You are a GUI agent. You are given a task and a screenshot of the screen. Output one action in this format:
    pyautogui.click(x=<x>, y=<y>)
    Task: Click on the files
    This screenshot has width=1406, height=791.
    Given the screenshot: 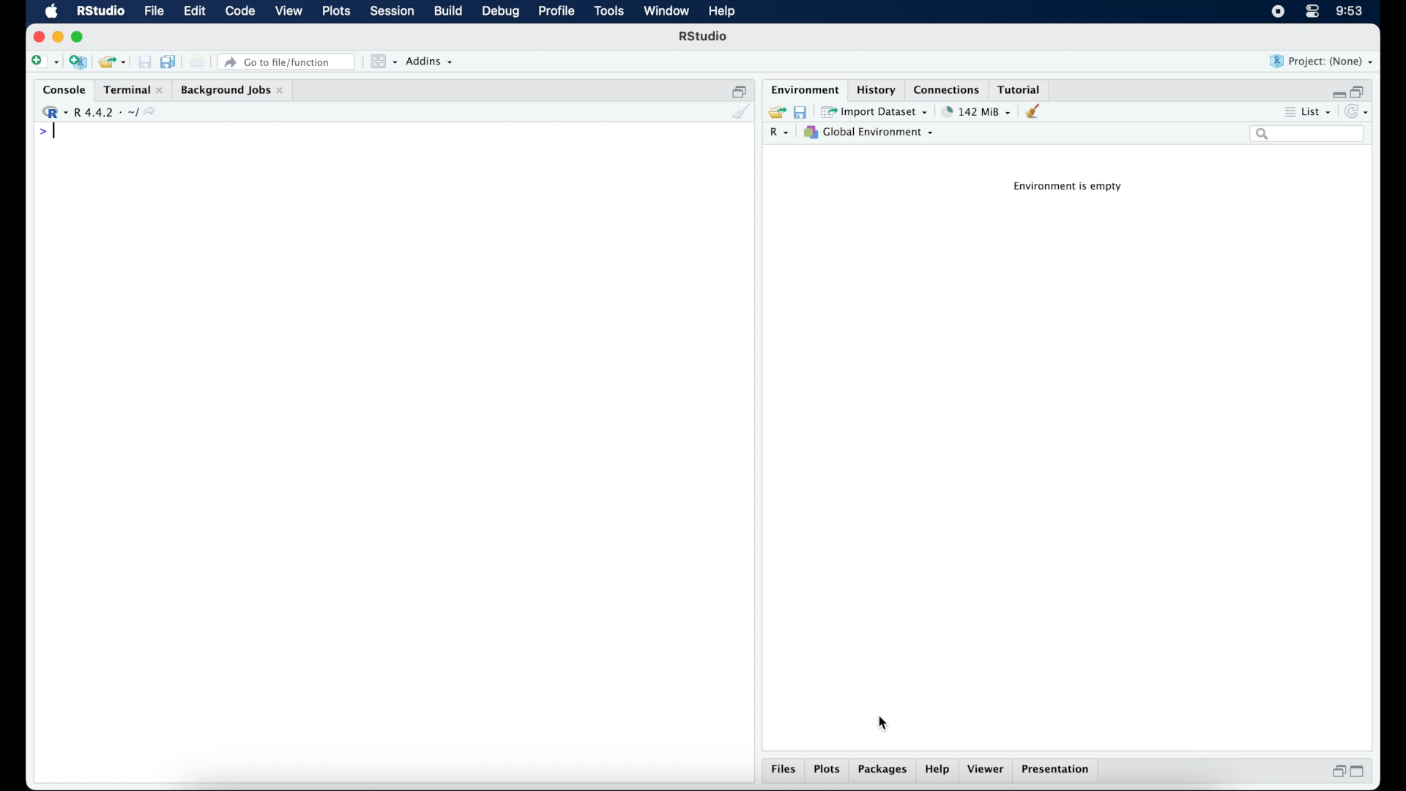 What is the action you would take?
    pyautogui.click(x=782, y=770)
    